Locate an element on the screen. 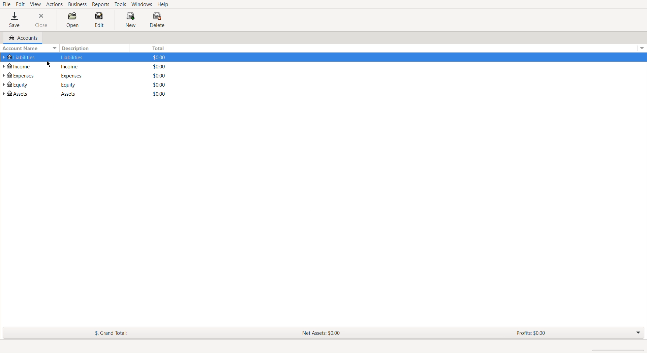 This screenshot has height=353, width=647. Description is located at coordinates (72, 58).